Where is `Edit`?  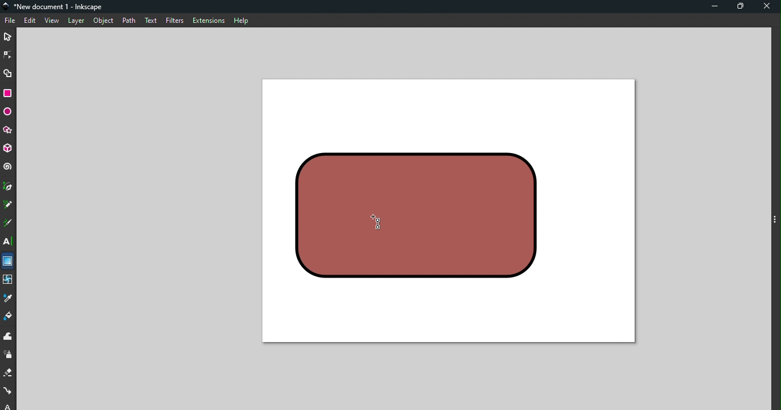 Edit is located at coordinates (31, 21).